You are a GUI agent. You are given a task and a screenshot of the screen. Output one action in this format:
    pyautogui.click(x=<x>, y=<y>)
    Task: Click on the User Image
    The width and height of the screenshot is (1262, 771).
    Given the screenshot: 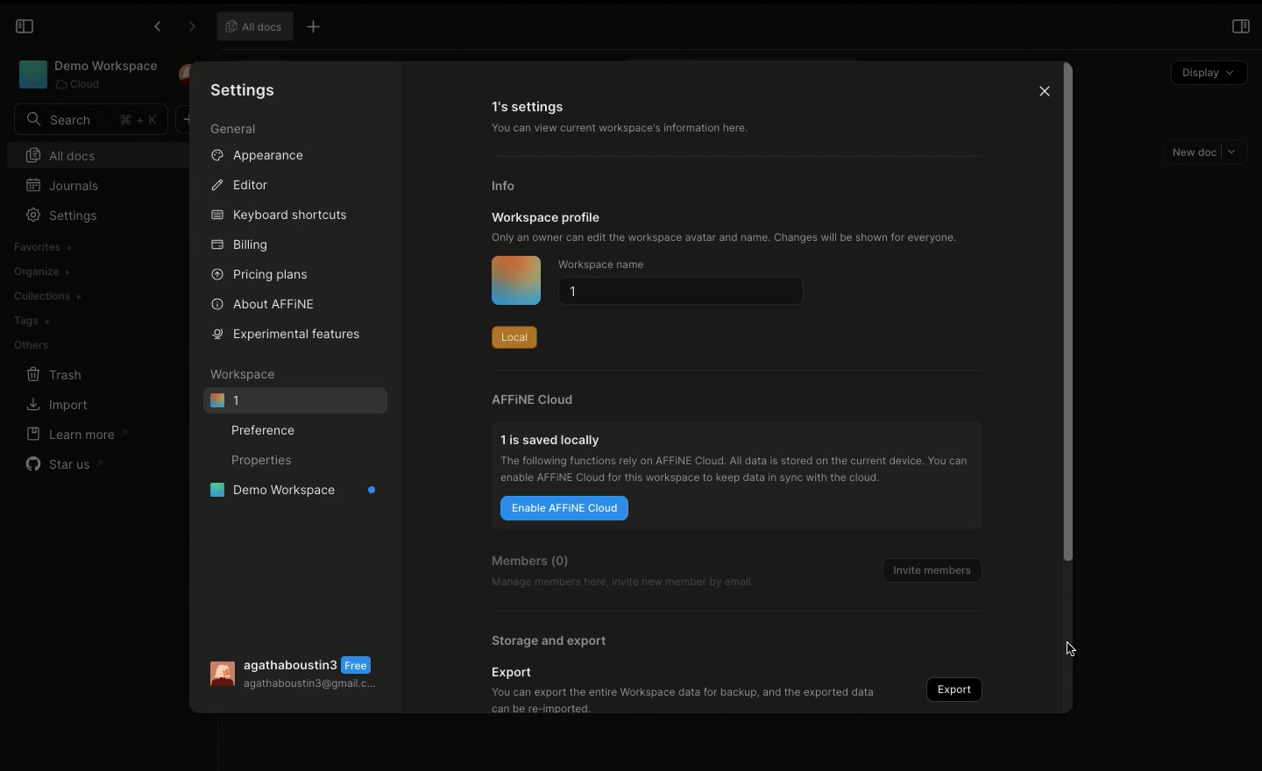 What is the action you would take?
    pyautogui.click(x=220, y=675)
    